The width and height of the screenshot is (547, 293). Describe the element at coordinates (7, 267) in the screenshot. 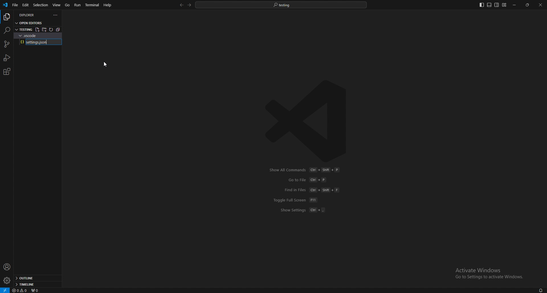

I see `profile` at that location.